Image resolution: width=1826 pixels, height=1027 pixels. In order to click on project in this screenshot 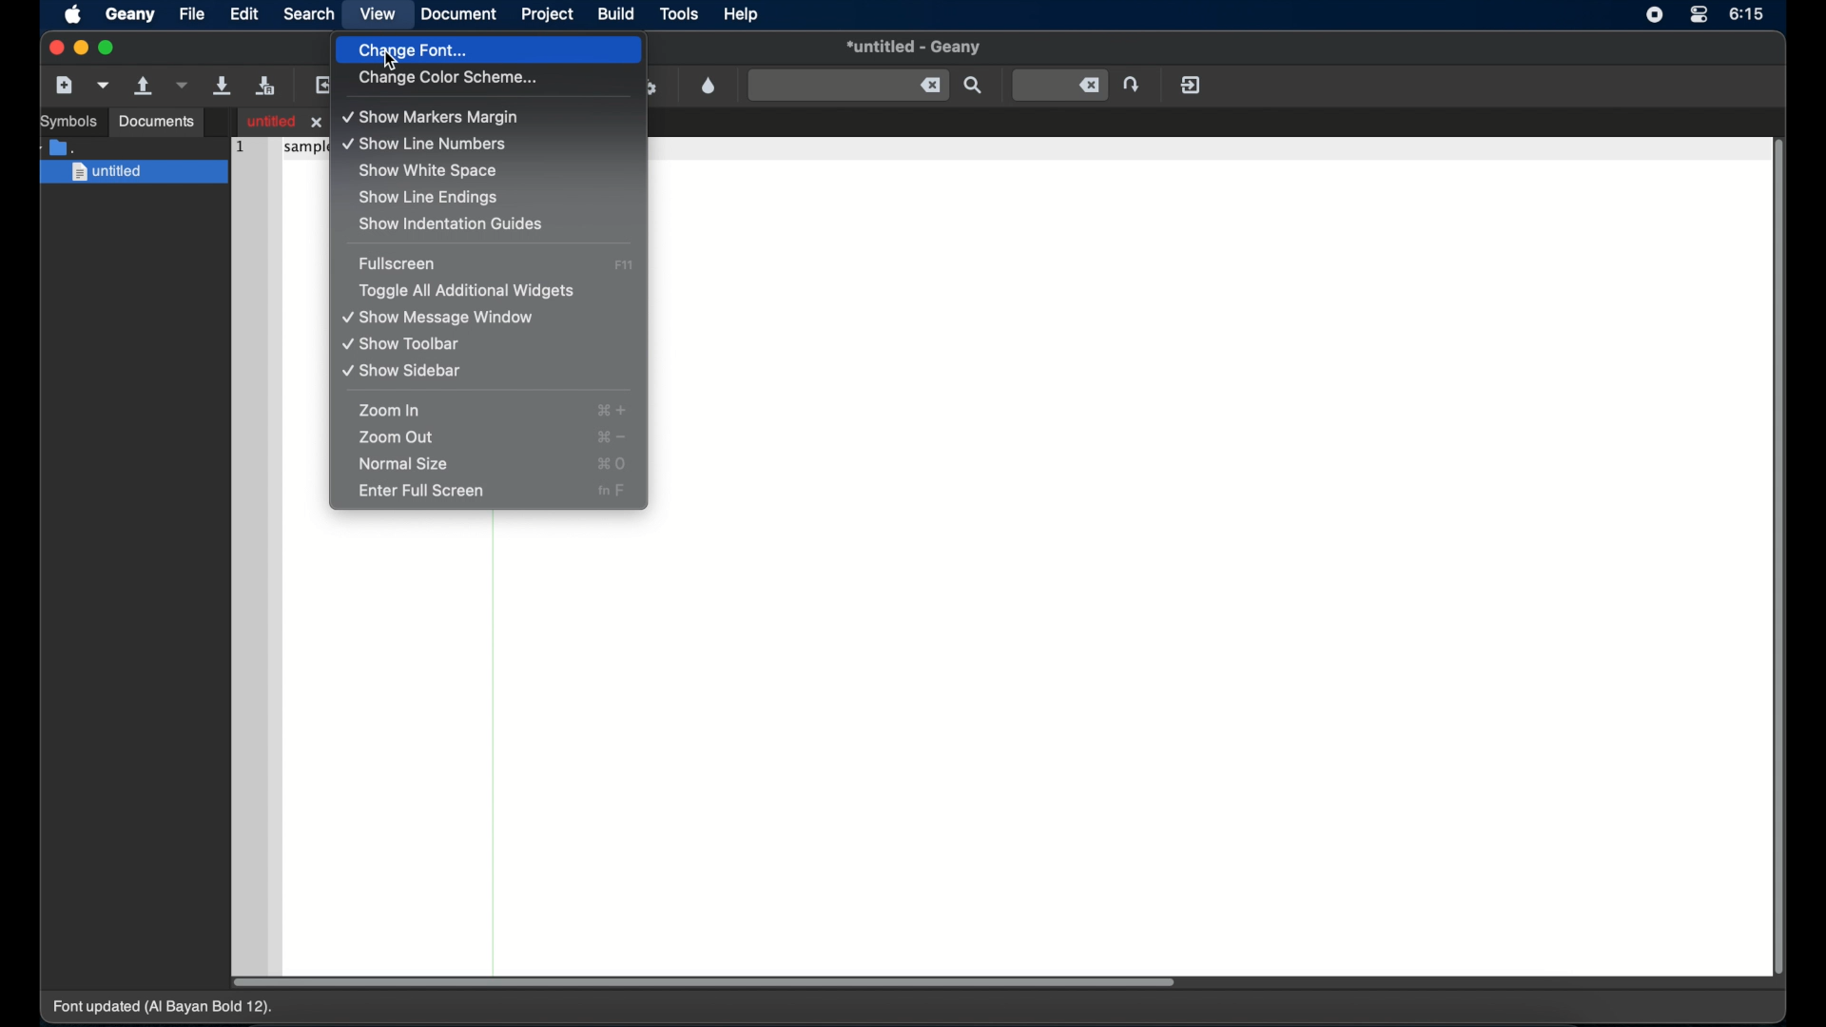, I will do `click(546, 14)`.